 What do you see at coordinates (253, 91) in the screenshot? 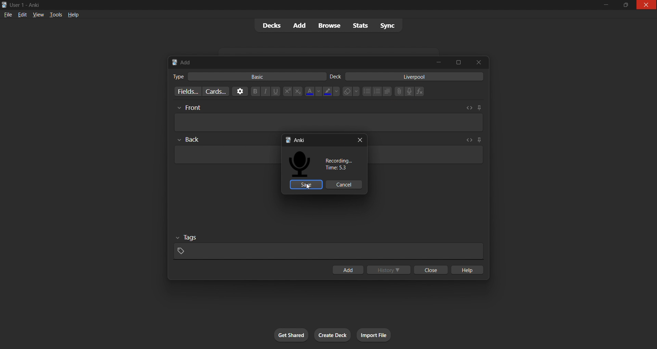
I see `bold` at bounding box center [253, 91].